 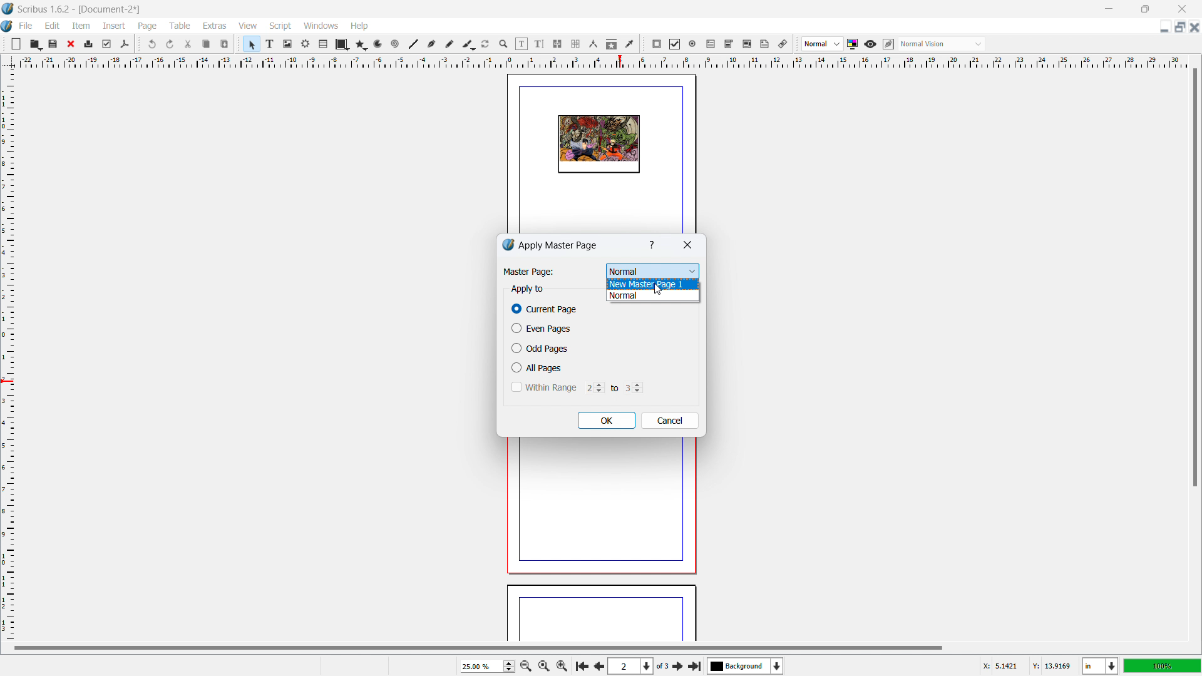 I want to click on Scribus 1.6.2- [Document-2], so click(x=81, y=9).